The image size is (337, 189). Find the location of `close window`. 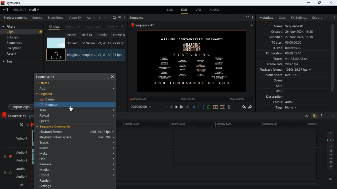

close window is located at coordinates (331, 3).